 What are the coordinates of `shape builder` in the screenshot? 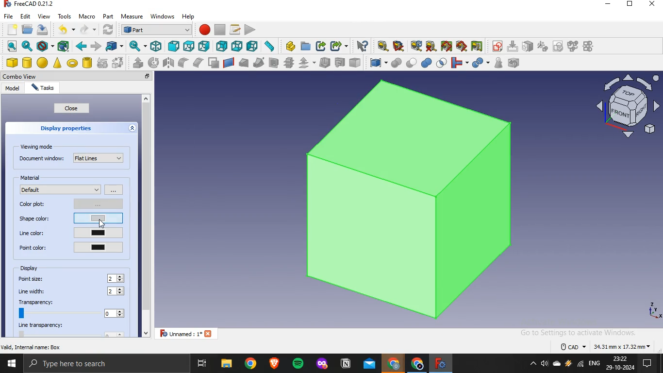 It's located at (118, 62).